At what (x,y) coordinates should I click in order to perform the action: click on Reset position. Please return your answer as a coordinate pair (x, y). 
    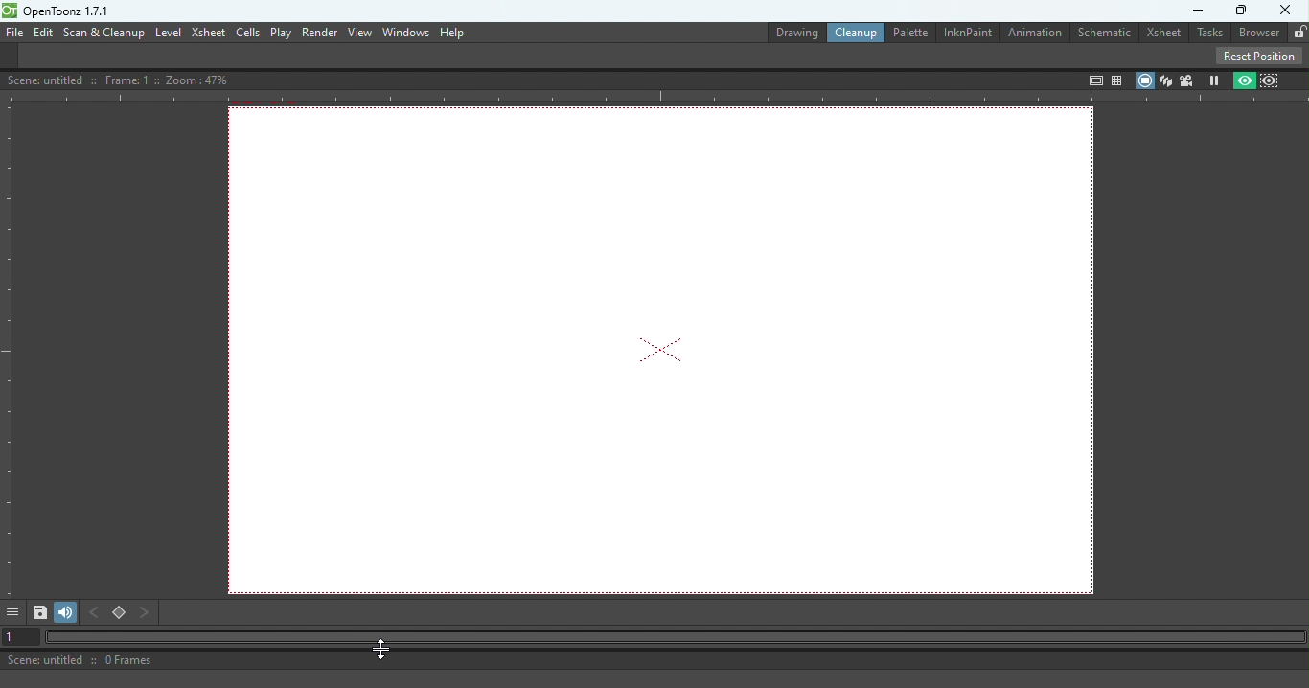
    Looking at the image, I should click on (1262, 55).